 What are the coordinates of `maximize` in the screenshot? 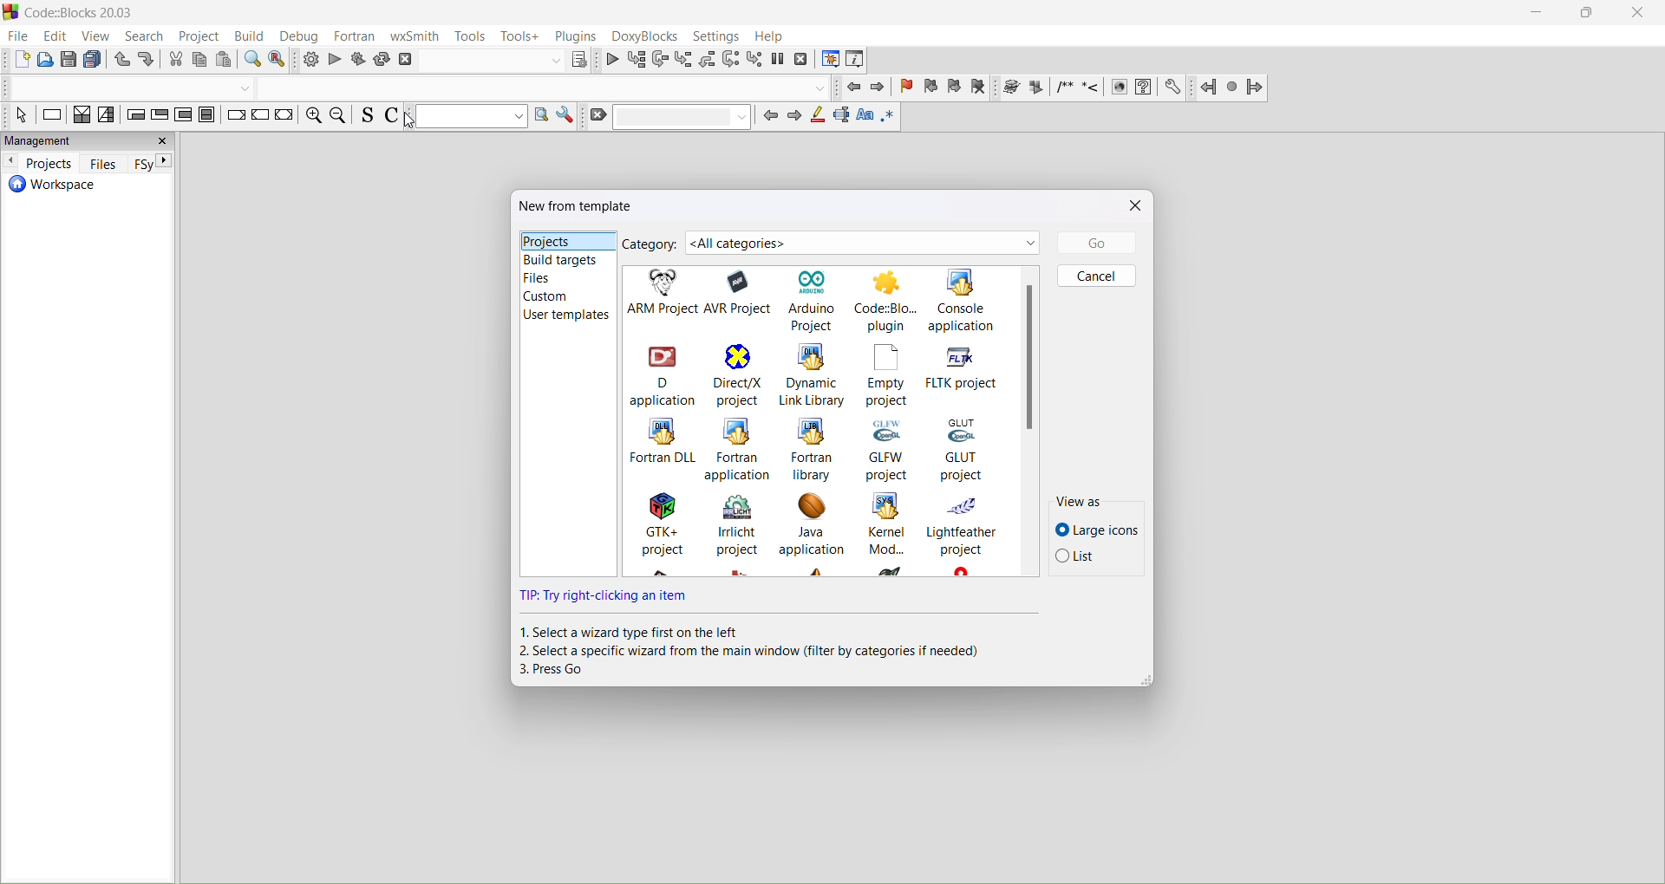 It's located at (1587, 15).